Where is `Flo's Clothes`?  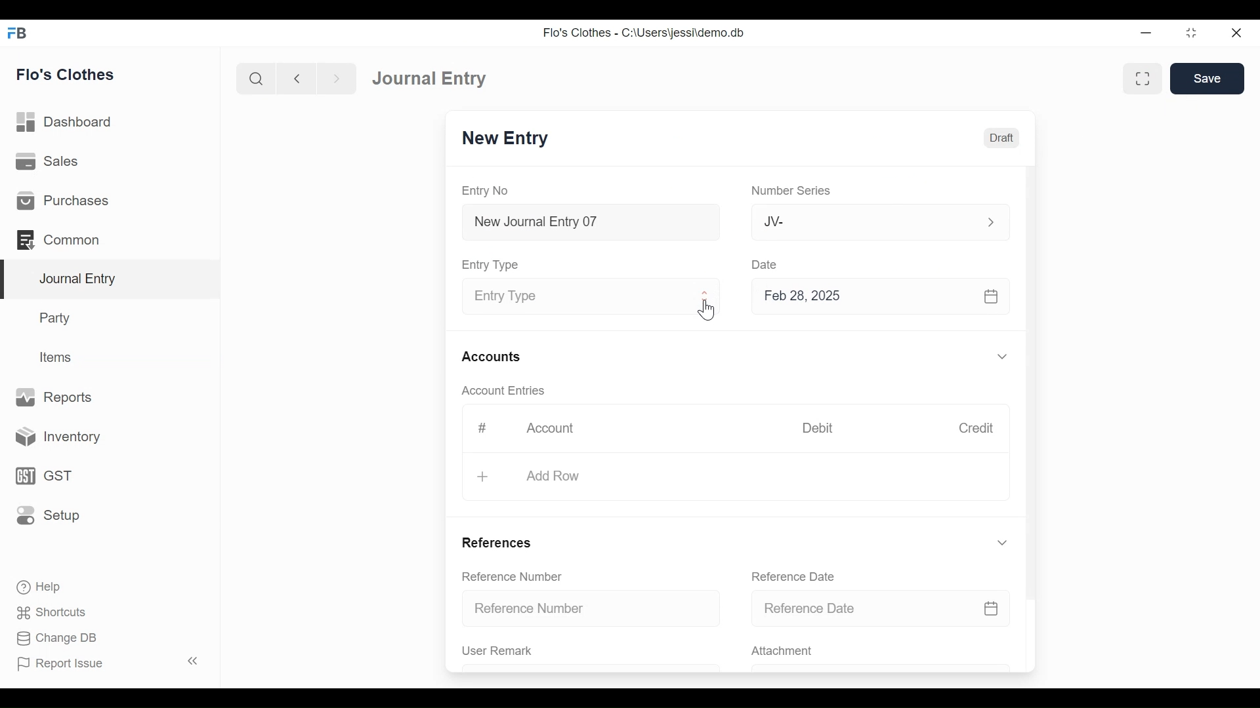
Flo's Clothes is located at coordinates (66, 74).